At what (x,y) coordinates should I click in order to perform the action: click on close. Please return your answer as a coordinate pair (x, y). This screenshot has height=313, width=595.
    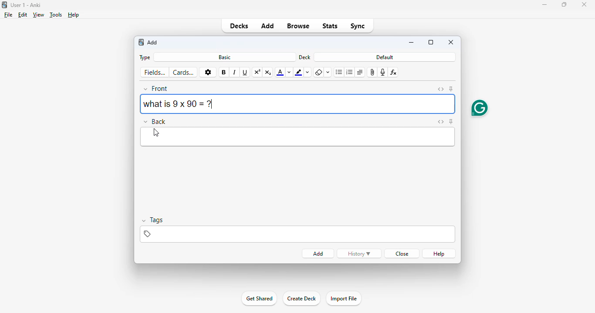
    Looking at the image, I should click on (451, 42).